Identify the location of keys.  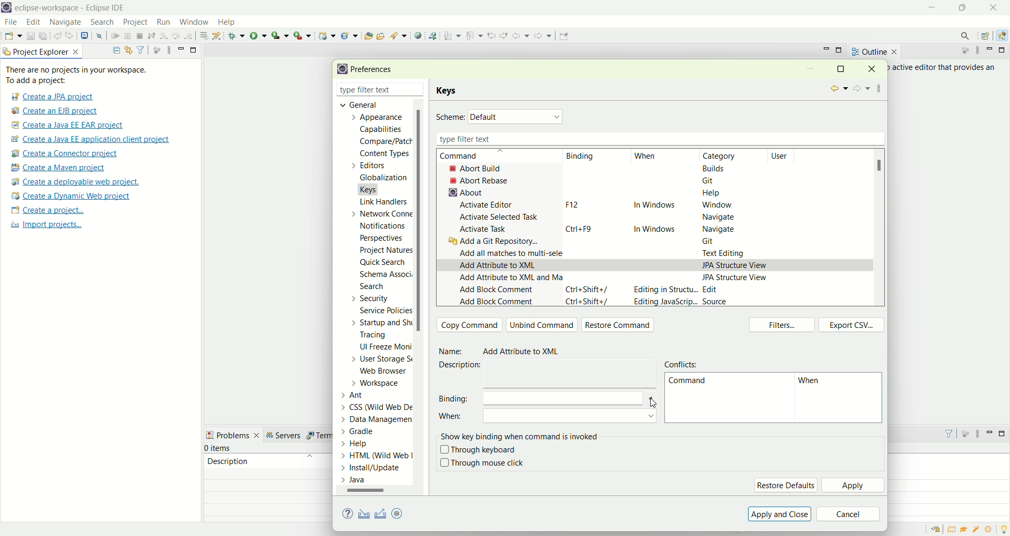
(449, 91).